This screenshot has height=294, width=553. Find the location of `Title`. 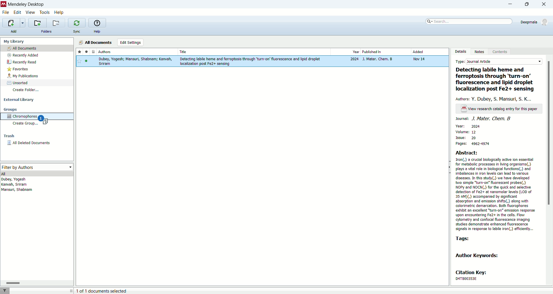

Title is located at coordinates (254, 52).